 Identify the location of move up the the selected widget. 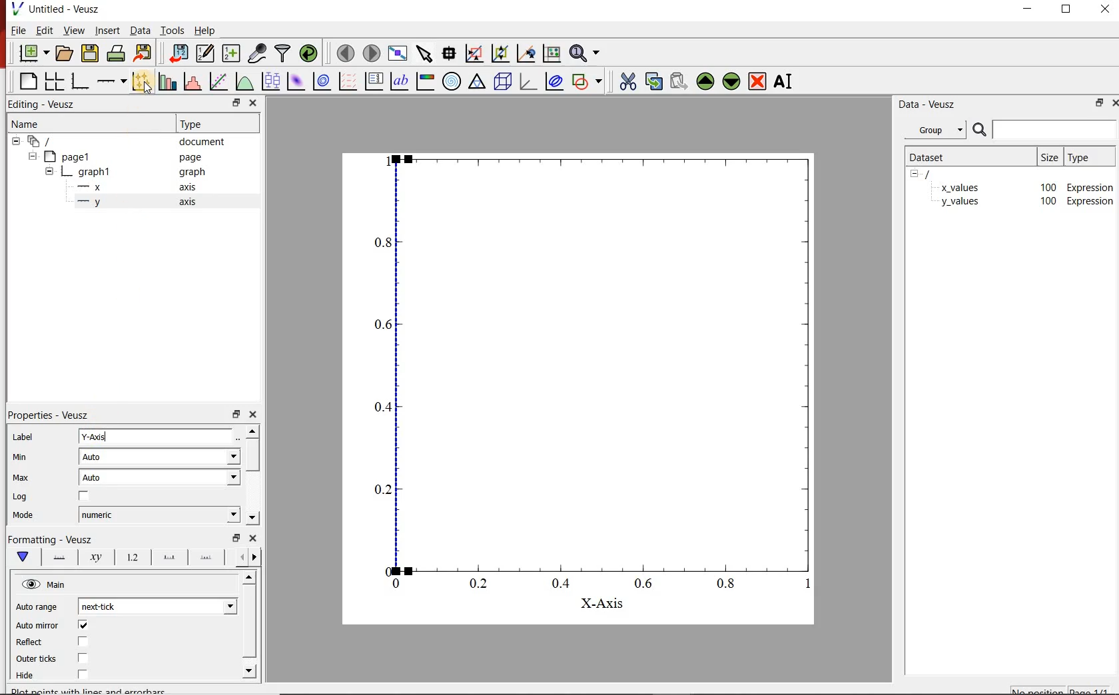
(703, 83).